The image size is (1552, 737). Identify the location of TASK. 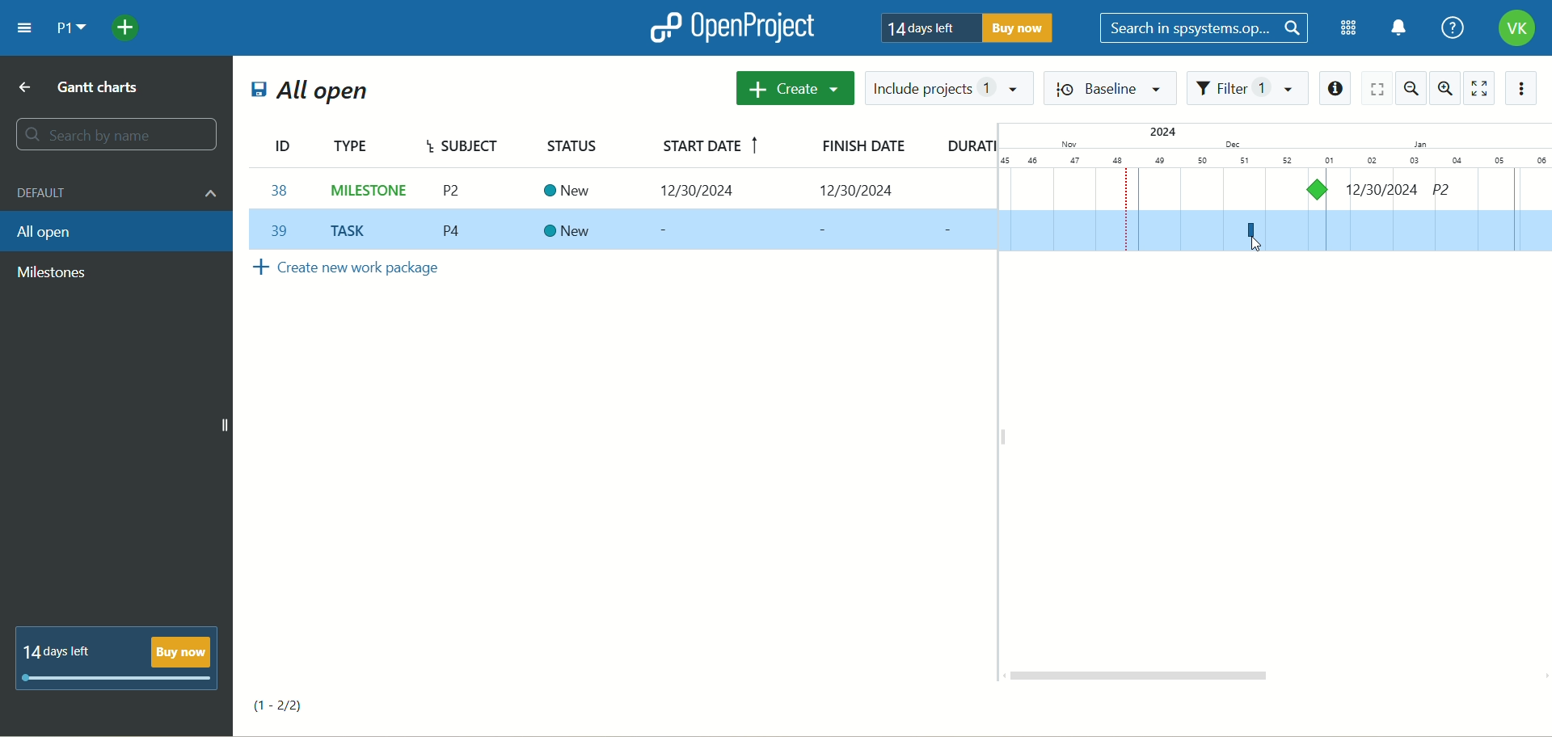
(353, 228).